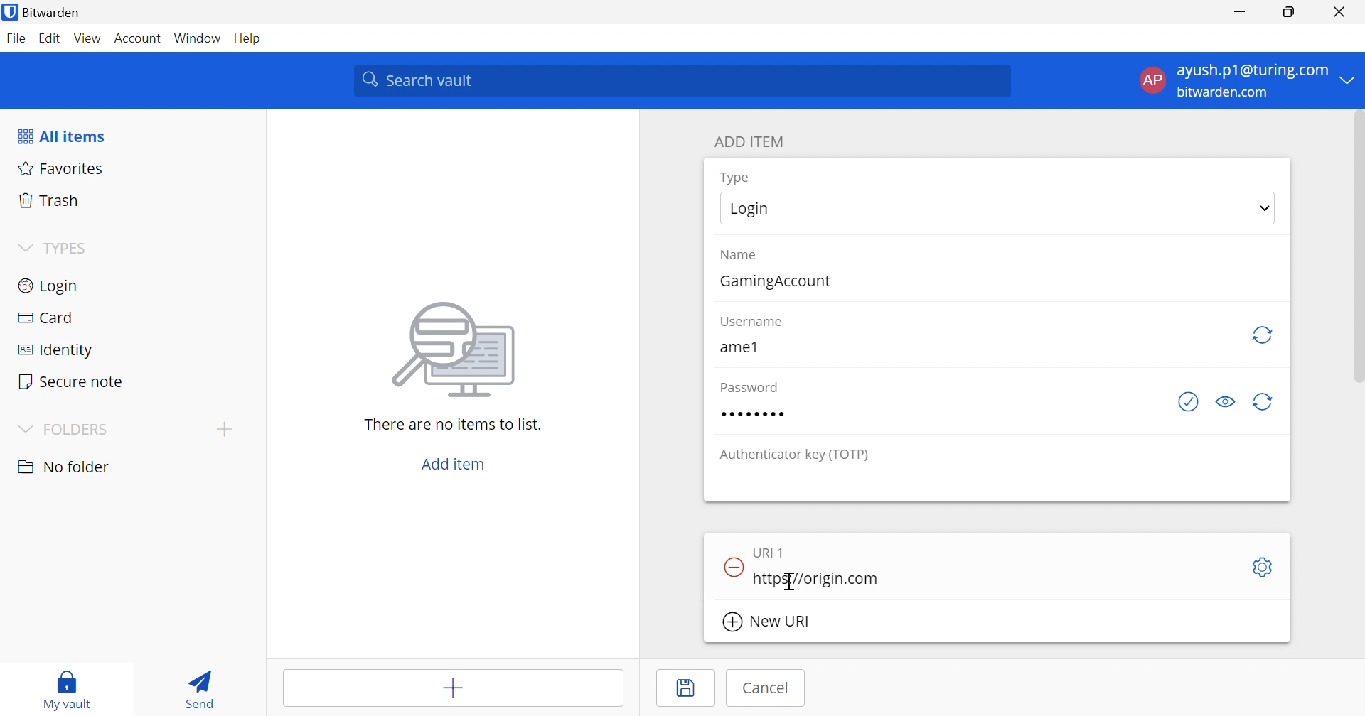 Image resolution: width=1365 pixels, height=716 pixels. Describe the element at coordinates (199, 688) in the screenshot. I see `Send` at that location.